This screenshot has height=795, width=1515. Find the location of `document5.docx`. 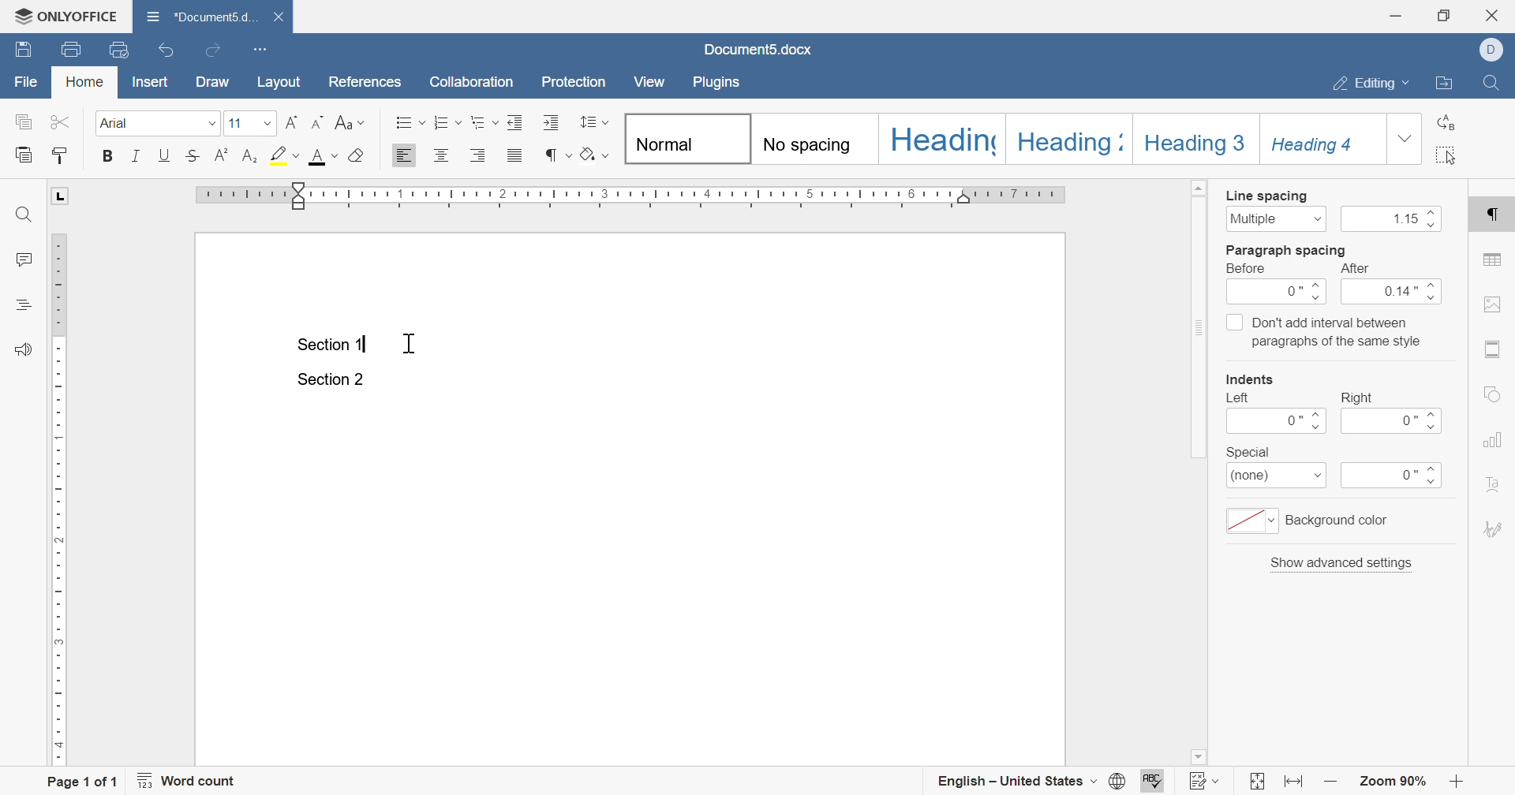

document5.docx is located at coordinates (757, 50).